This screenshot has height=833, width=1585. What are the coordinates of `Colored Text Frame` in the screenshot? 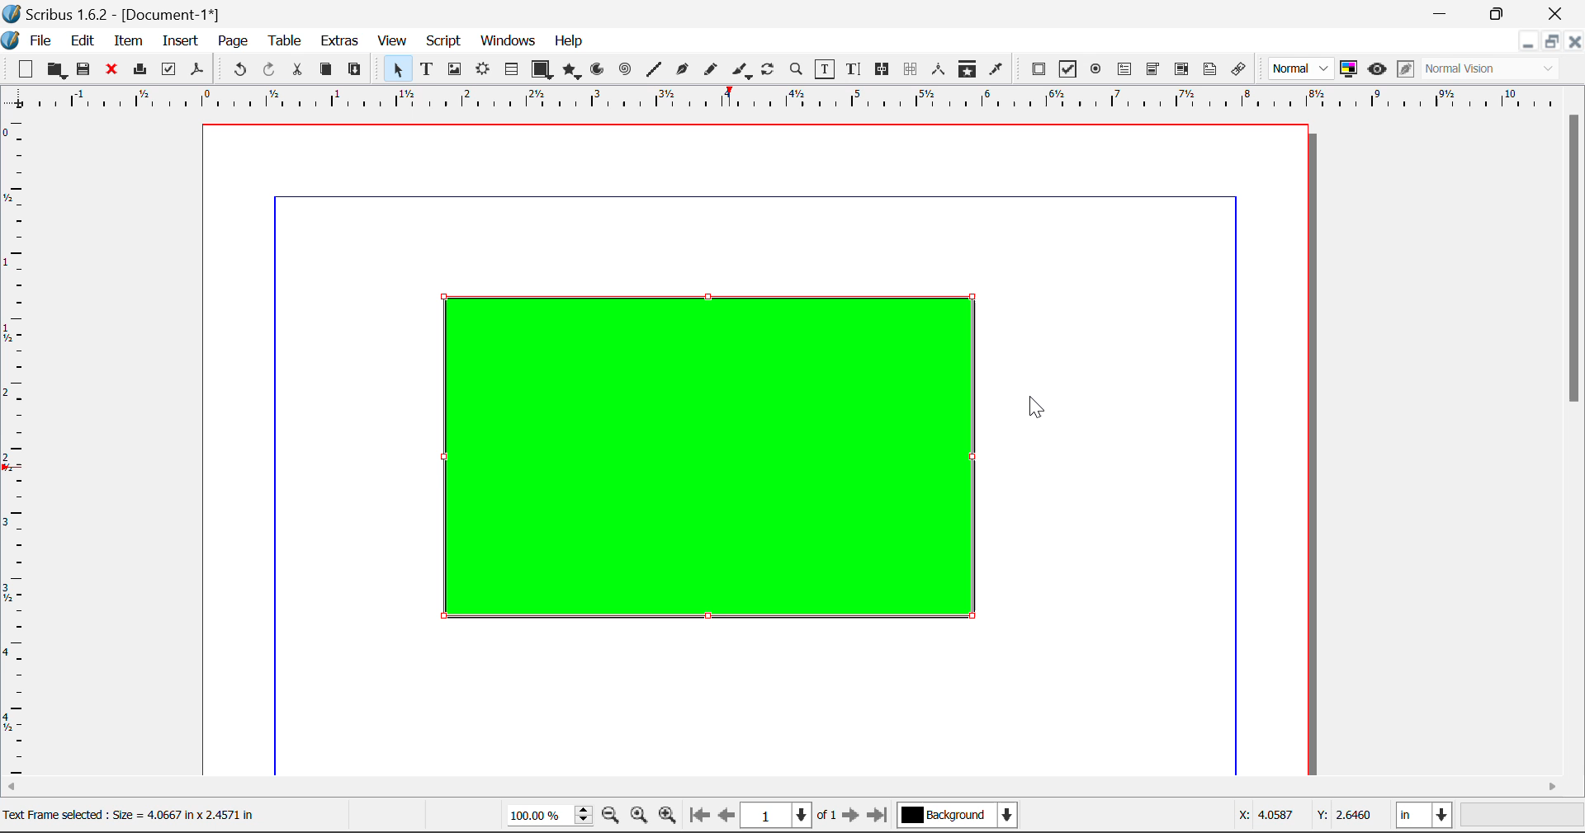 It's located at (690, 463).